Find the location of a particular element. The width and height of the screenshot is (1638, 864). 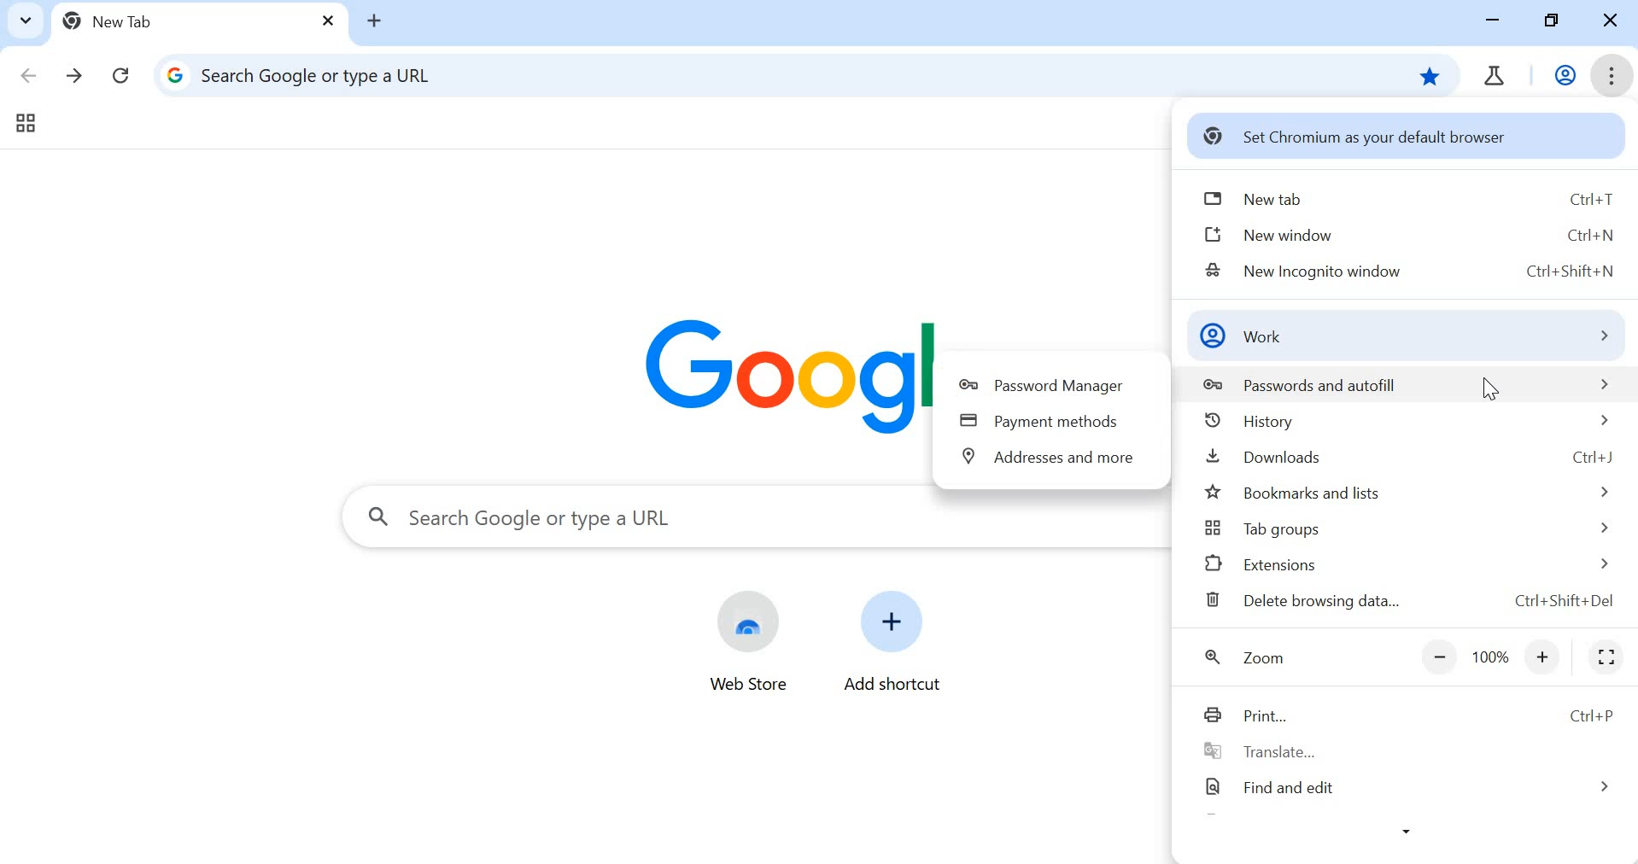

delete browsing data is located at coordinates (1408, 605).